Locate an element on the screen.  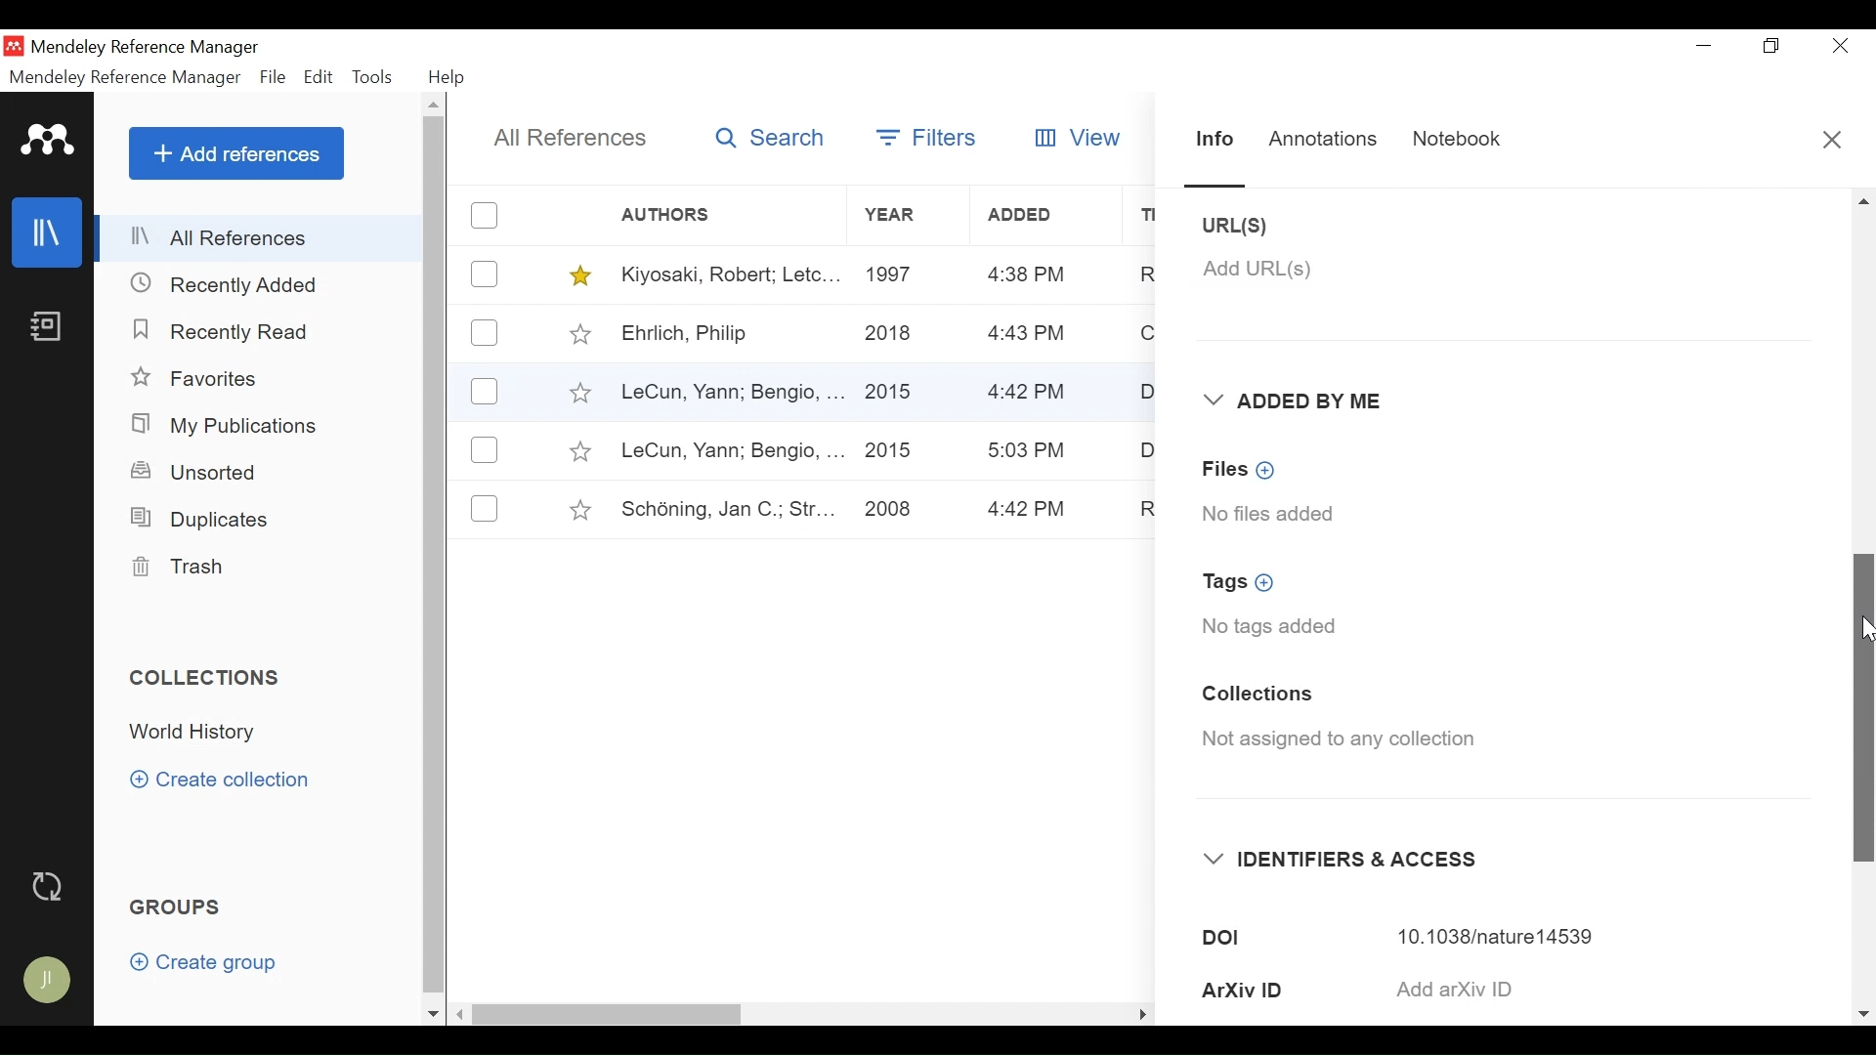
1997 is located at coordinates (894, 273).